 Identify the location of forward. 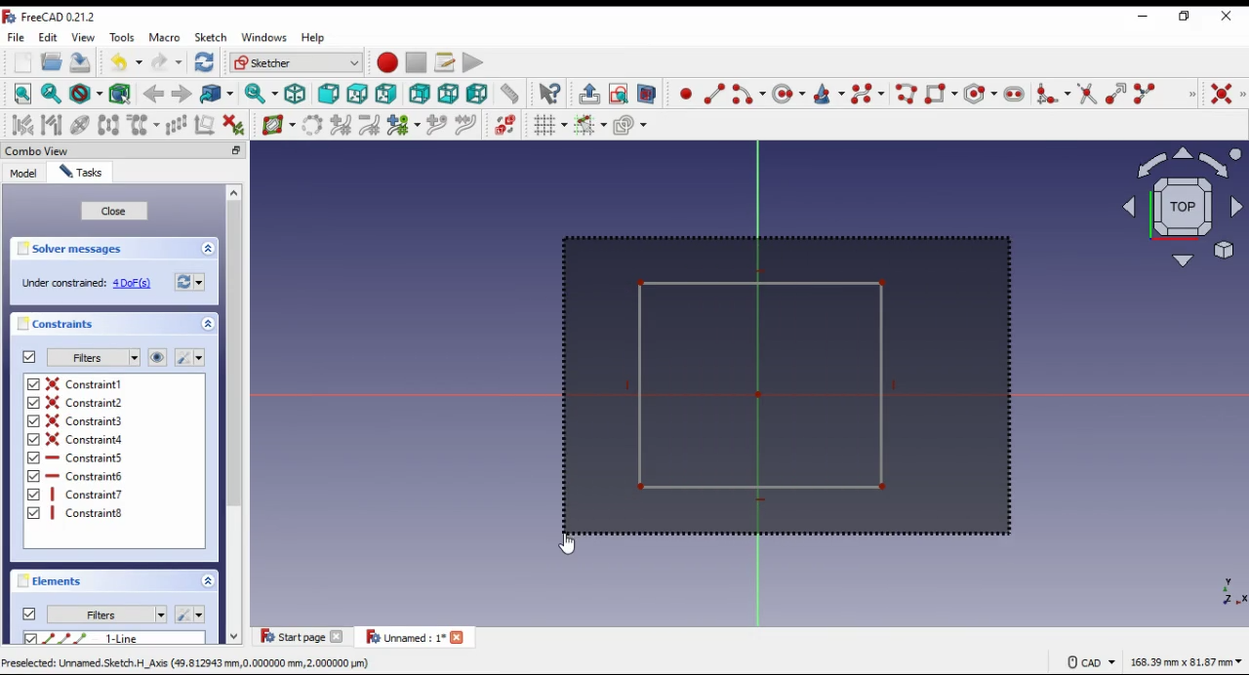
(181, 95).